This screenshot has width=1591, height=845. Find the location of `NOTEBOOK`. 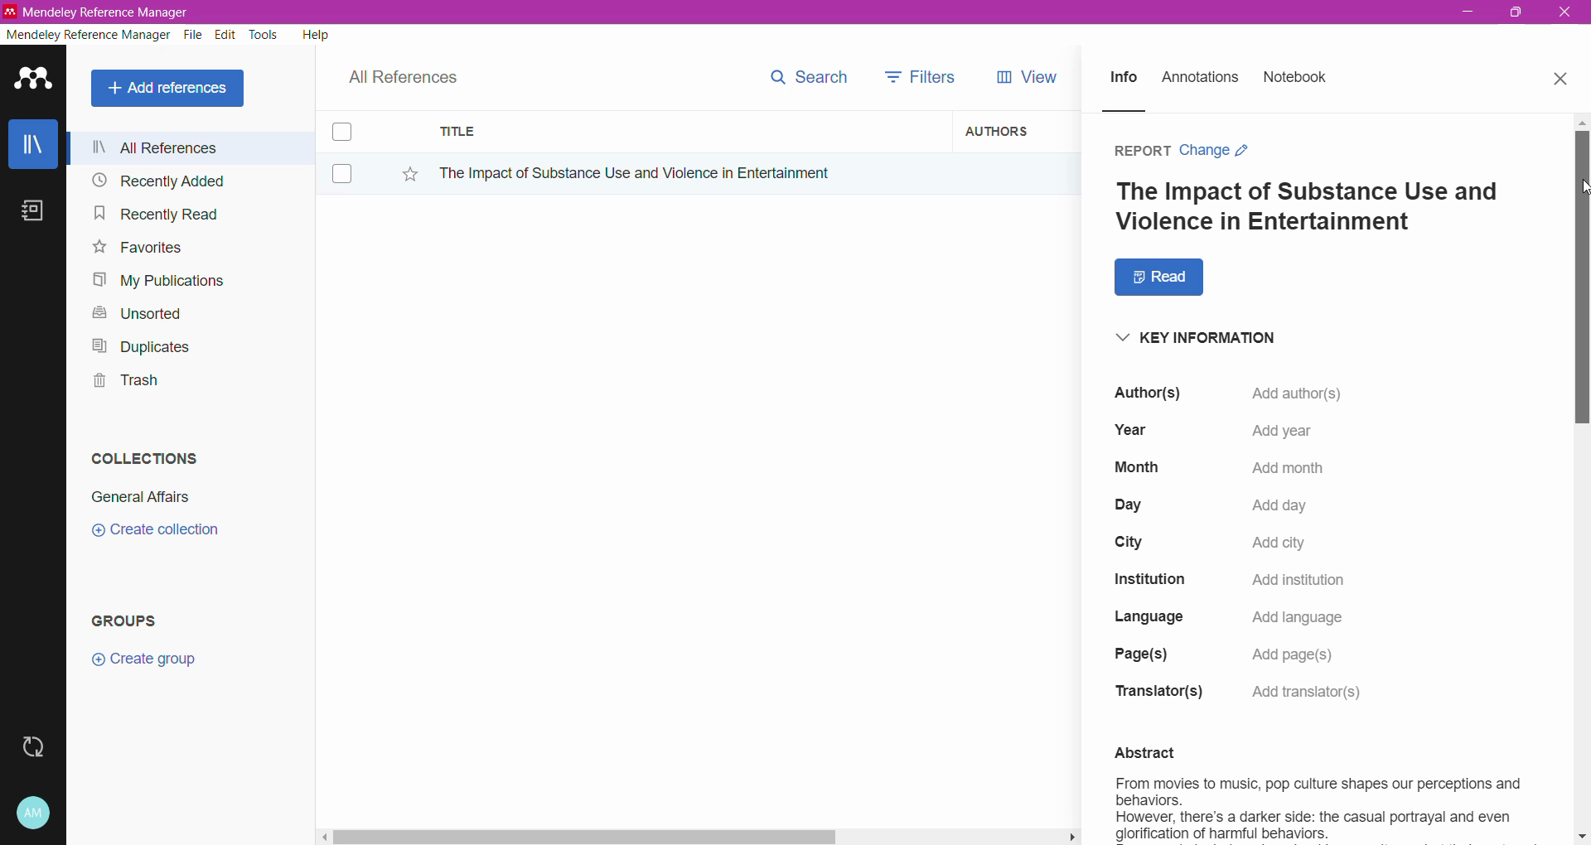

NOTEBOOK is located at coordinates (1299, 80).